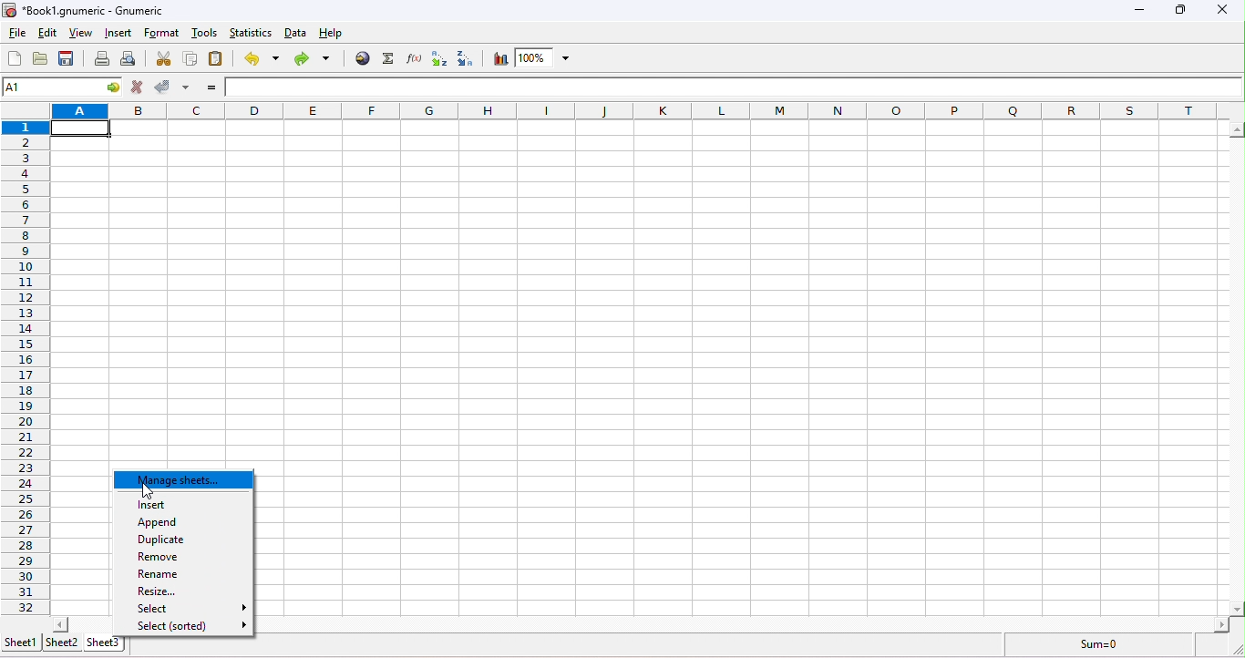 The height and width of the screenshot is (658, 1245). What do you see at coordinates (643, 110) in the screenshot?
I see `column headings` at bounding box center [643, 110].